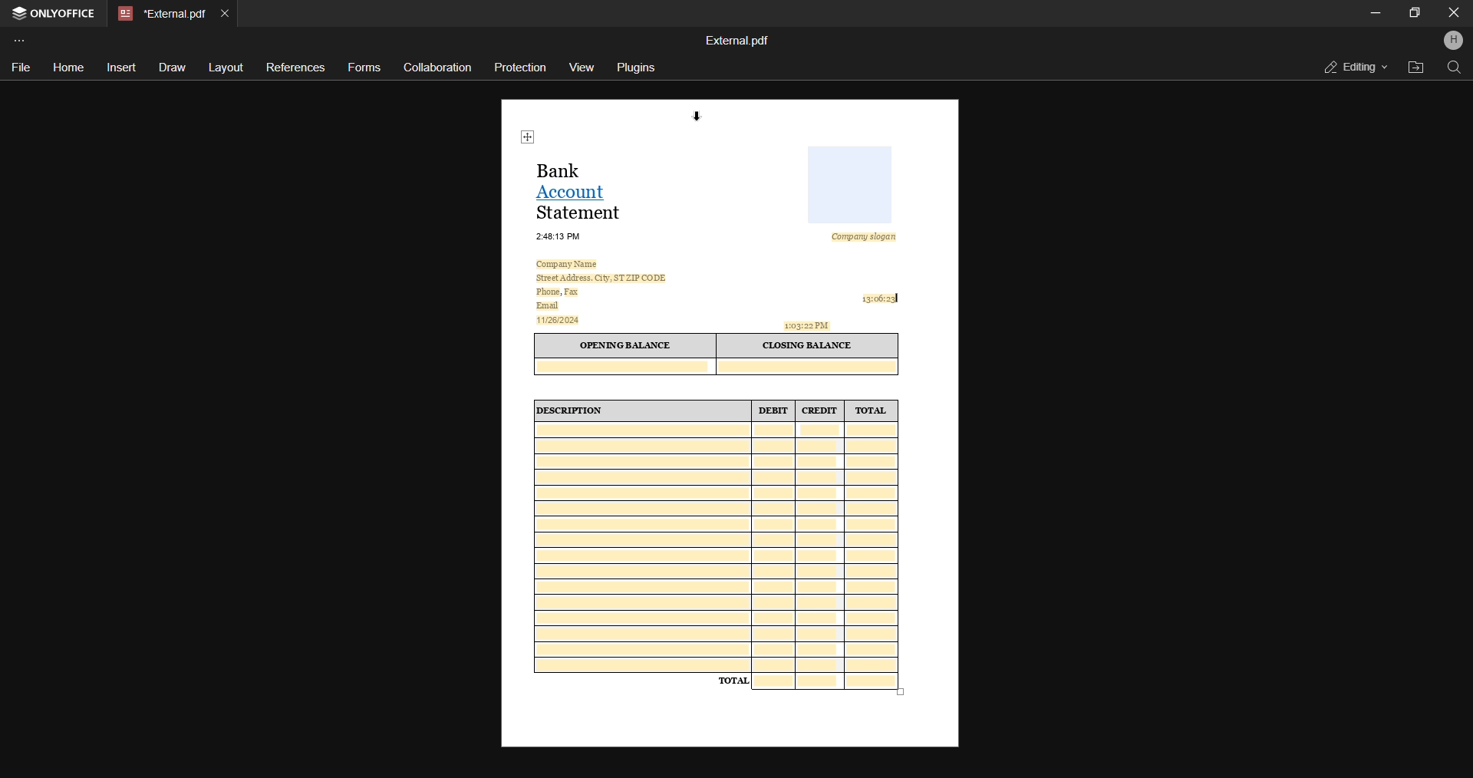  What do you see at coordinates (55, 15) in the screenshot?
I see `OnlyOffice application tab` at bounding box center [55, 15].